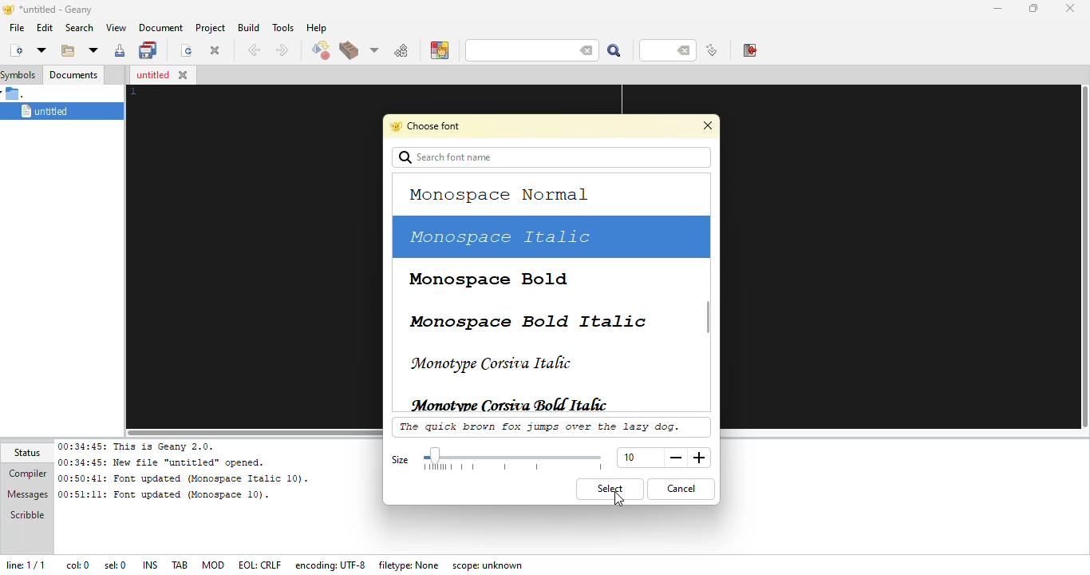 Image resolution: width=1090 pixels, height=575 pixels. Describe the element at coordinates (373, 50) in the screenshot. I see `choose more` at that location.